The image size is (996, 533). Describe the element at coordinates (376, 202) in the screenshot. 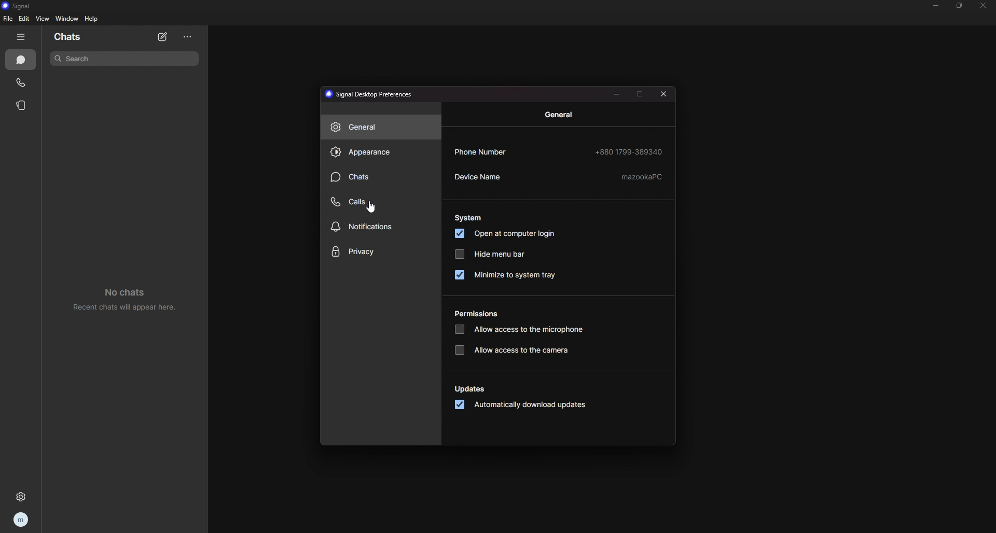

I see `calls` at that location.